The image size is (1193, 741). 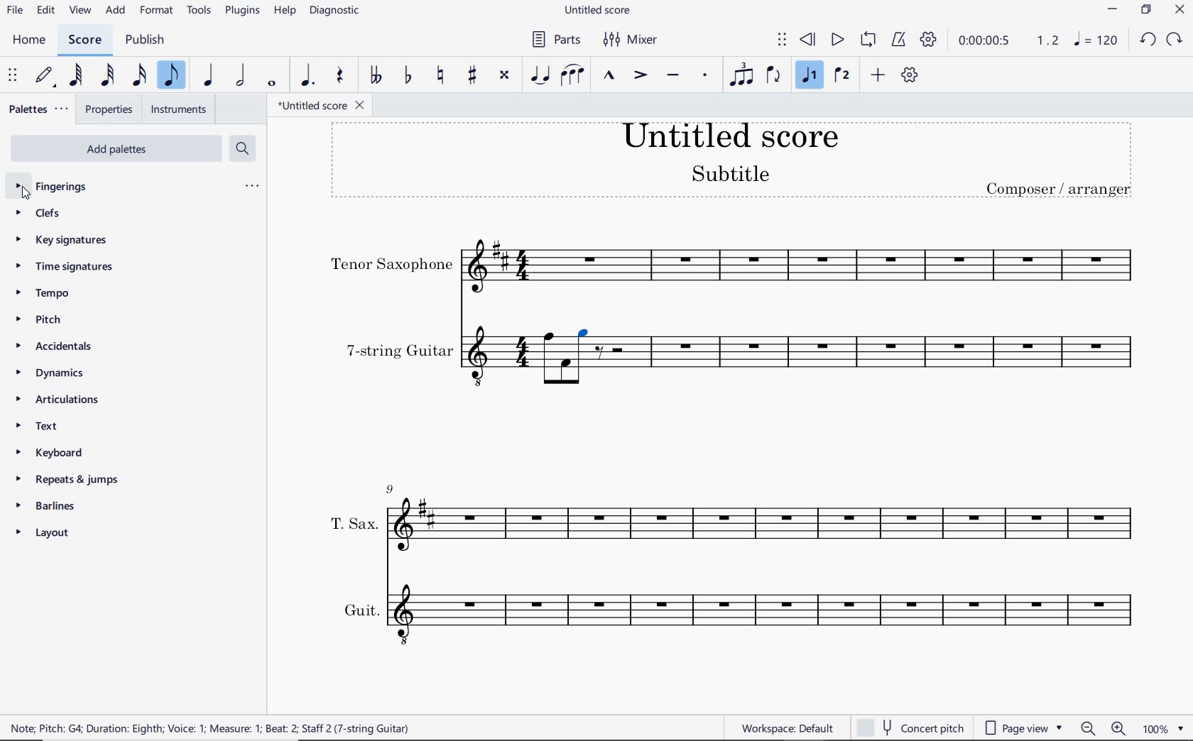 I want to click on PARTS, so click(x=555, y=41).